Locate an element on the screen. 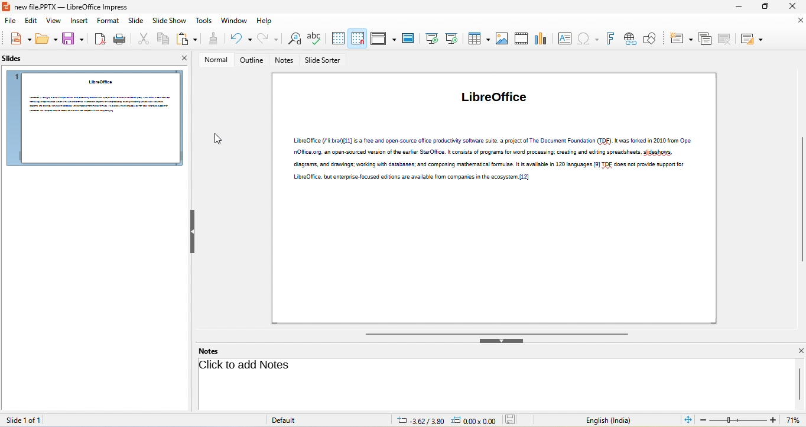  tools is located at coordinates (205, 21).